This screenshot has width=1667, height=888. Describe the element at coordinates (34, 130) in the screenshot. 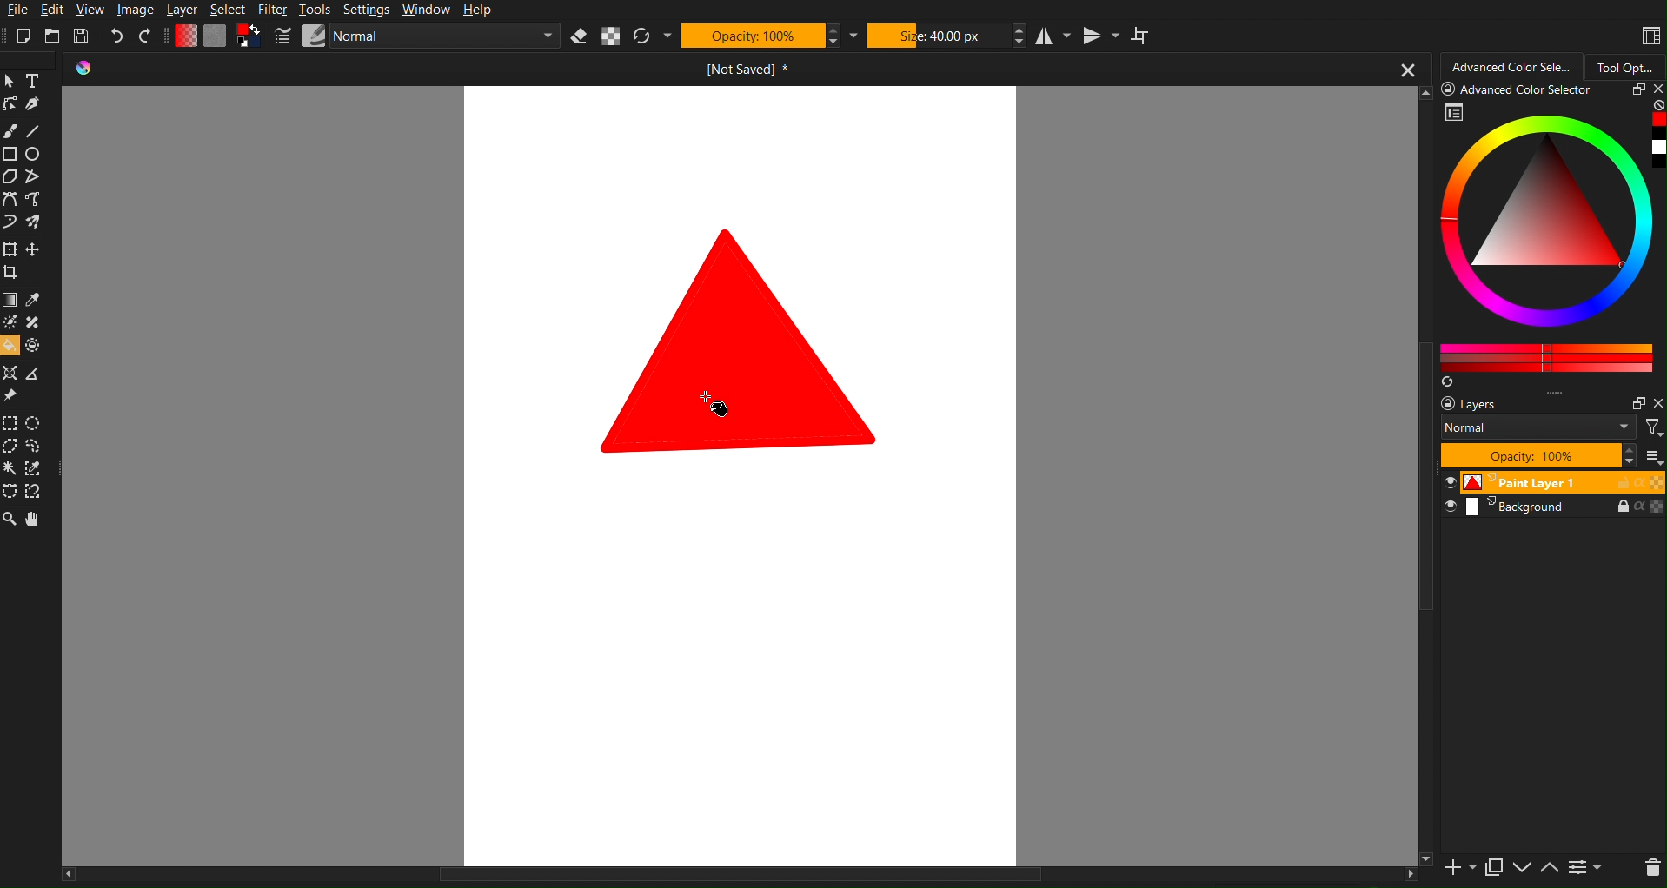

I see `Line ` at that location.